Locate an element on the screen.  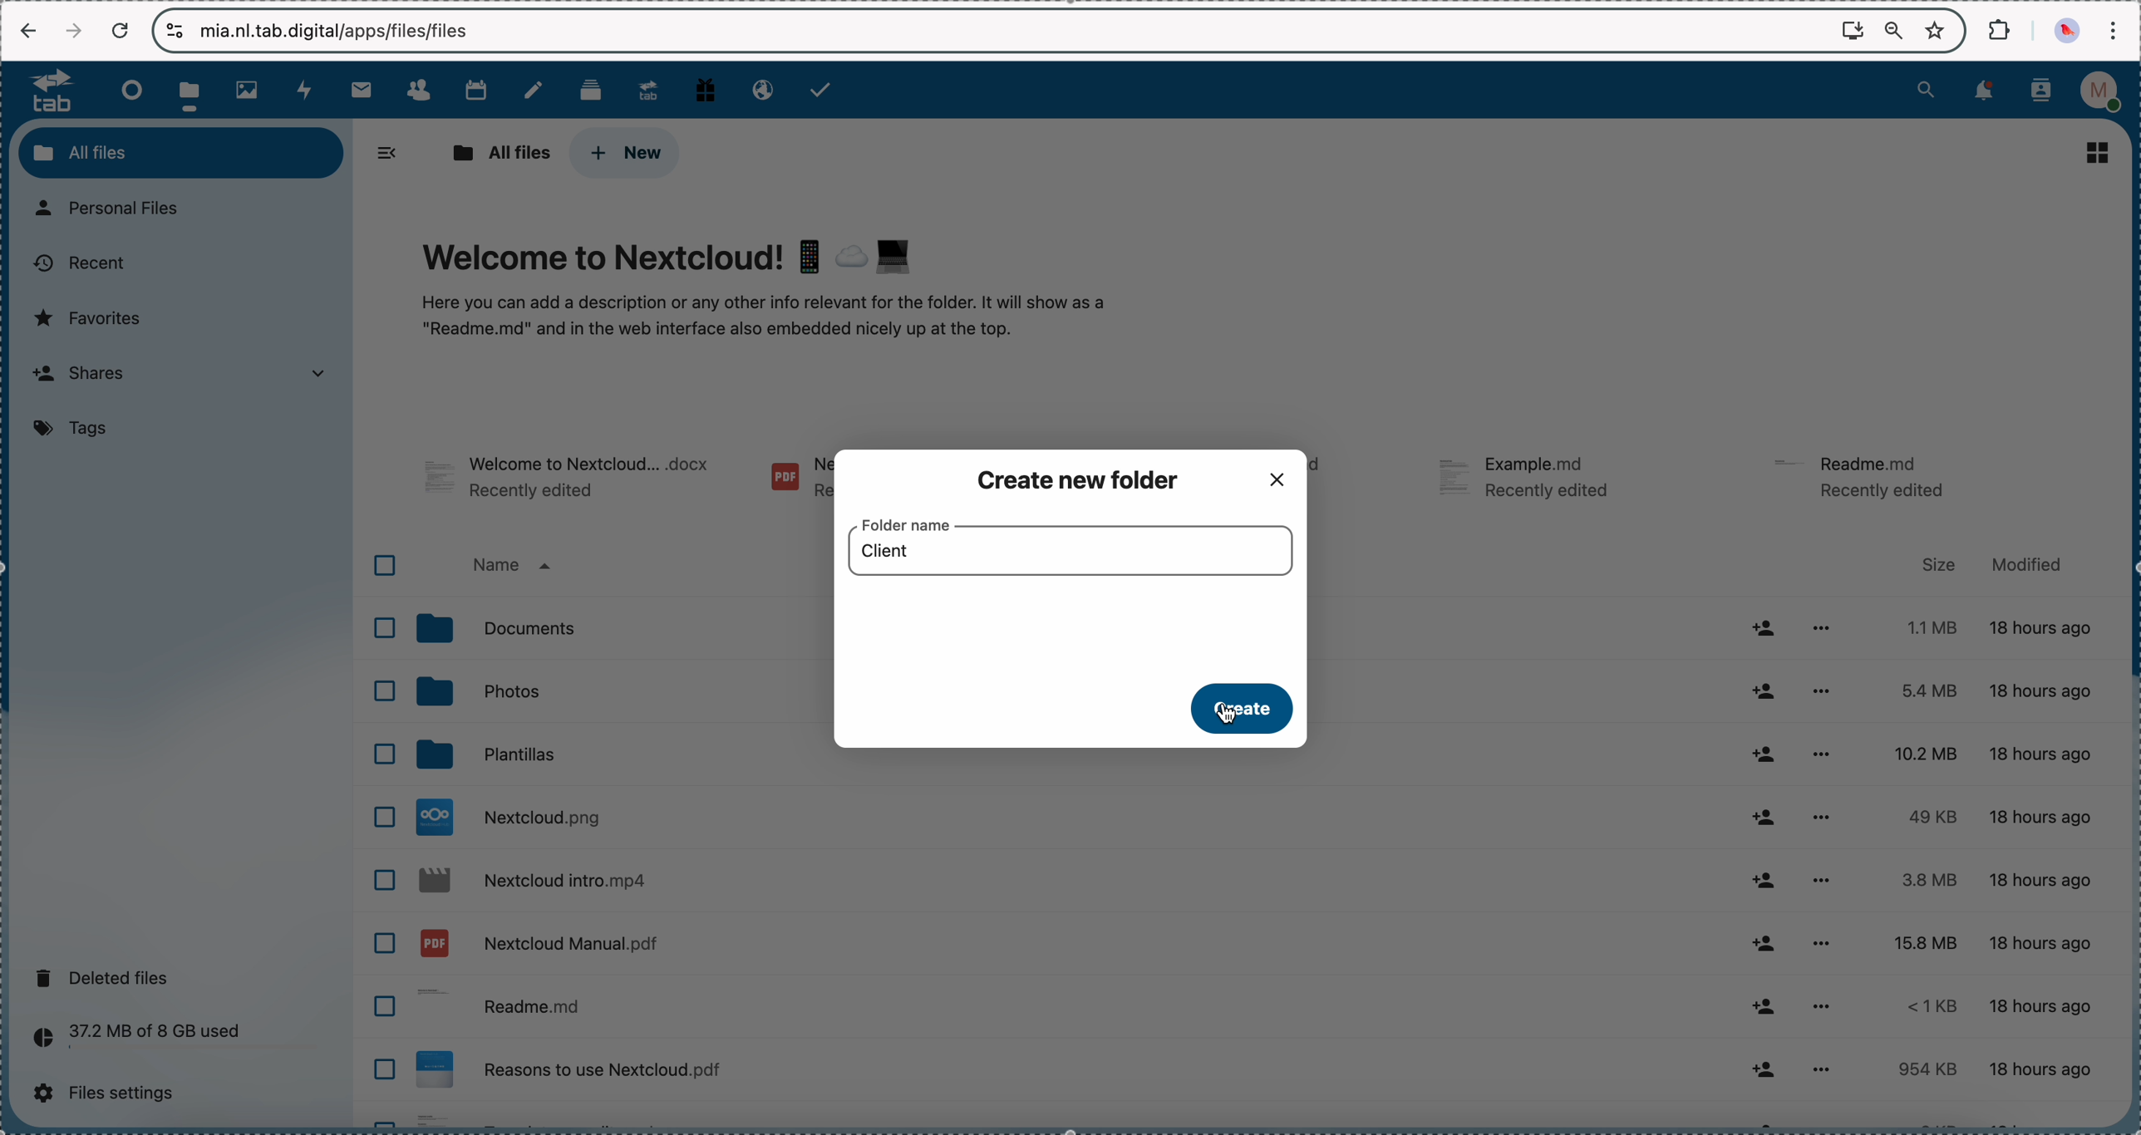
more options is located at coordinates (1831, 624).